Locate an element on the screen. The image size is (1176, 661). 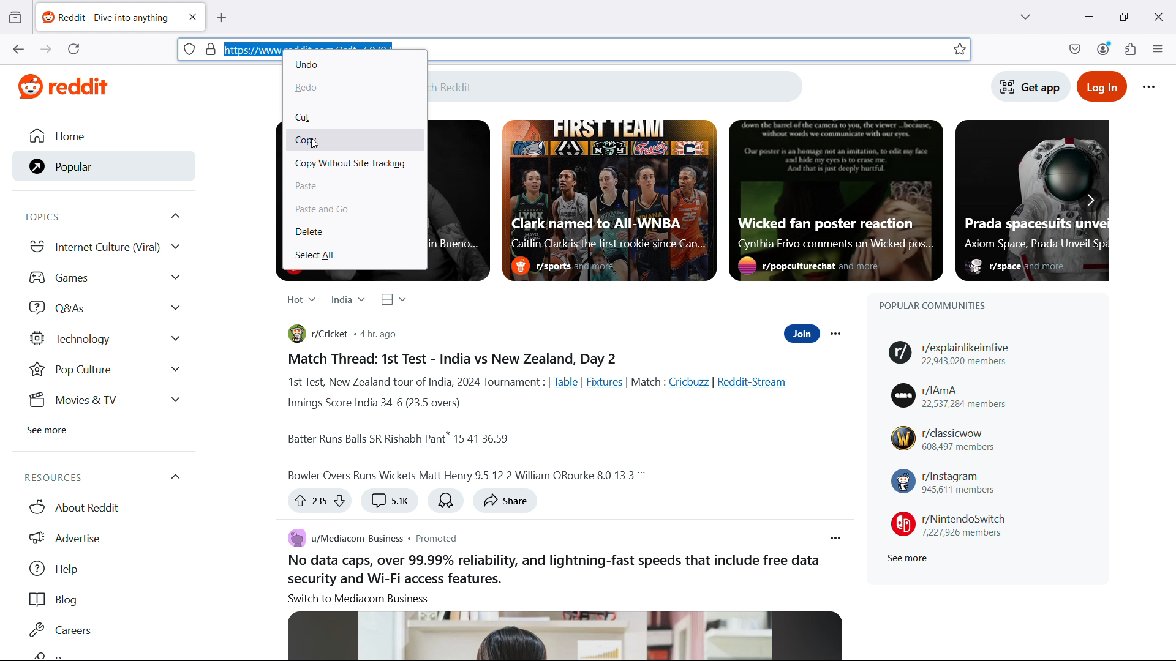
list all tabs is located at coordinates (1024, 15).